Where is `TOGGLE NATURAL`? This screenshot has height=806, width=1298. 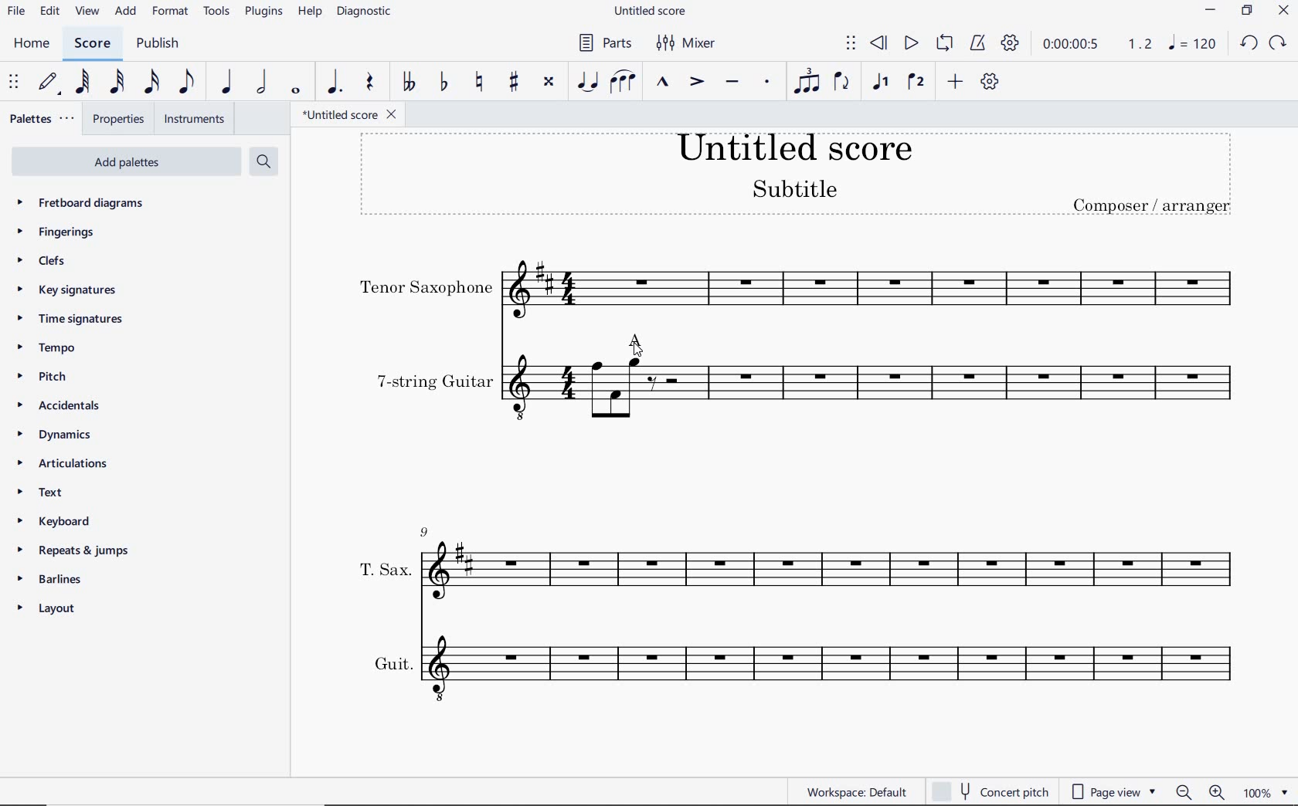
TOGGLE NATURAL is located at coordinates (479, 83).